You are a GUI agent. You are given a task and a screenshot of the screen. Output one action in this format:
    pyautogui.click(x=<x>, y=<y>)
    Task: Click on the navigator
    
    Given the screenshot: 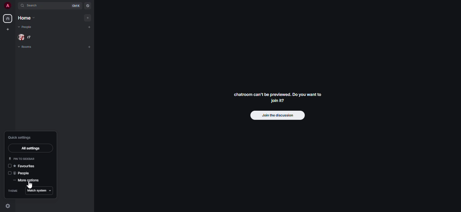 What is the action you would take?
    pyautogui.click(x=88, y=5)
    